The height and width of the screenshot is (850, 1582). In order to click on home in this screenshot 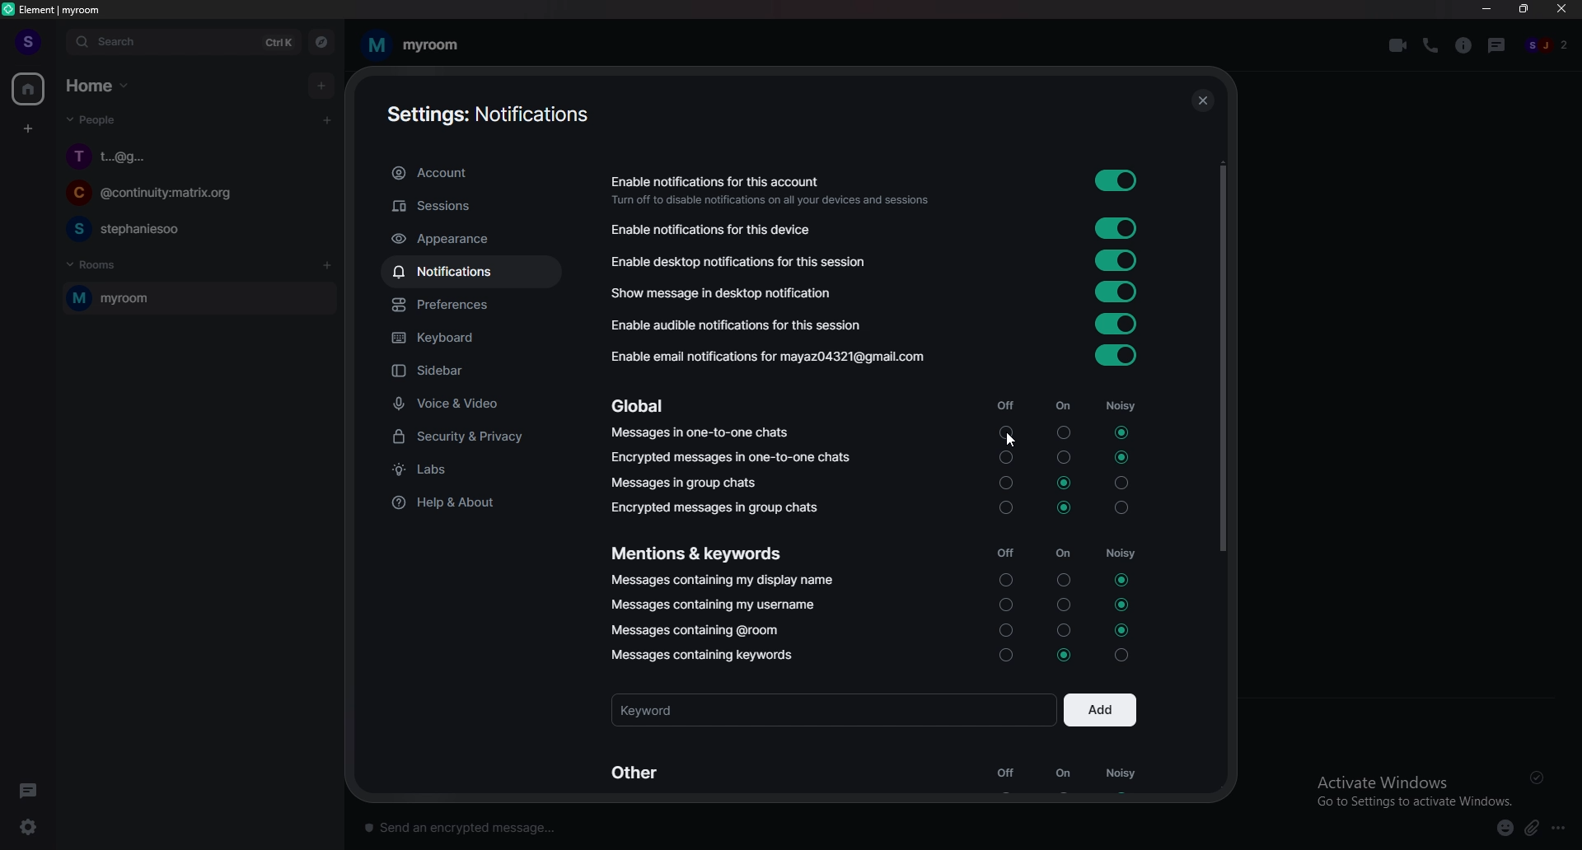, I will do `click(100, 86)`.